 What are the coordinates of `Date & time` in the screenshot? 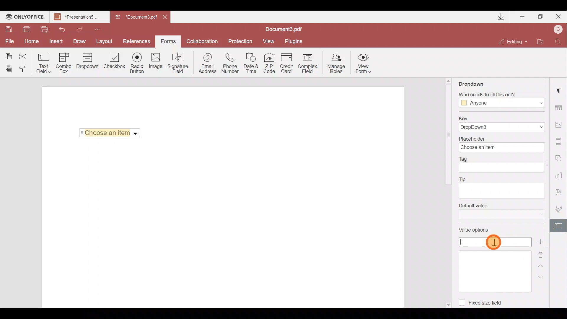 It's located at (252, 63).